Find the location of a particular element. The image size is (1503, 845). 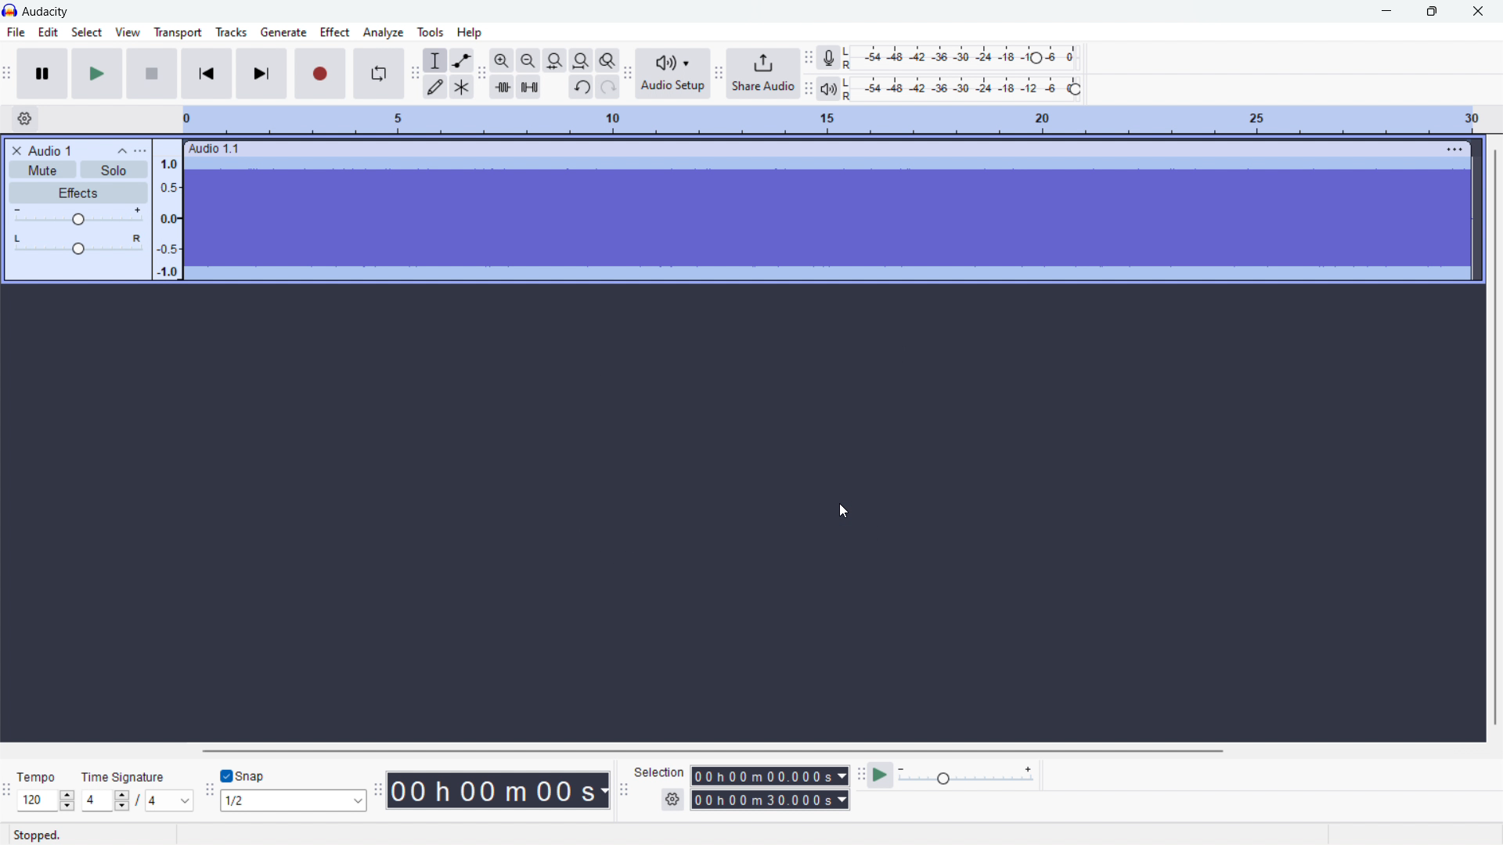

multi tool is located at coordinates (461, 87).